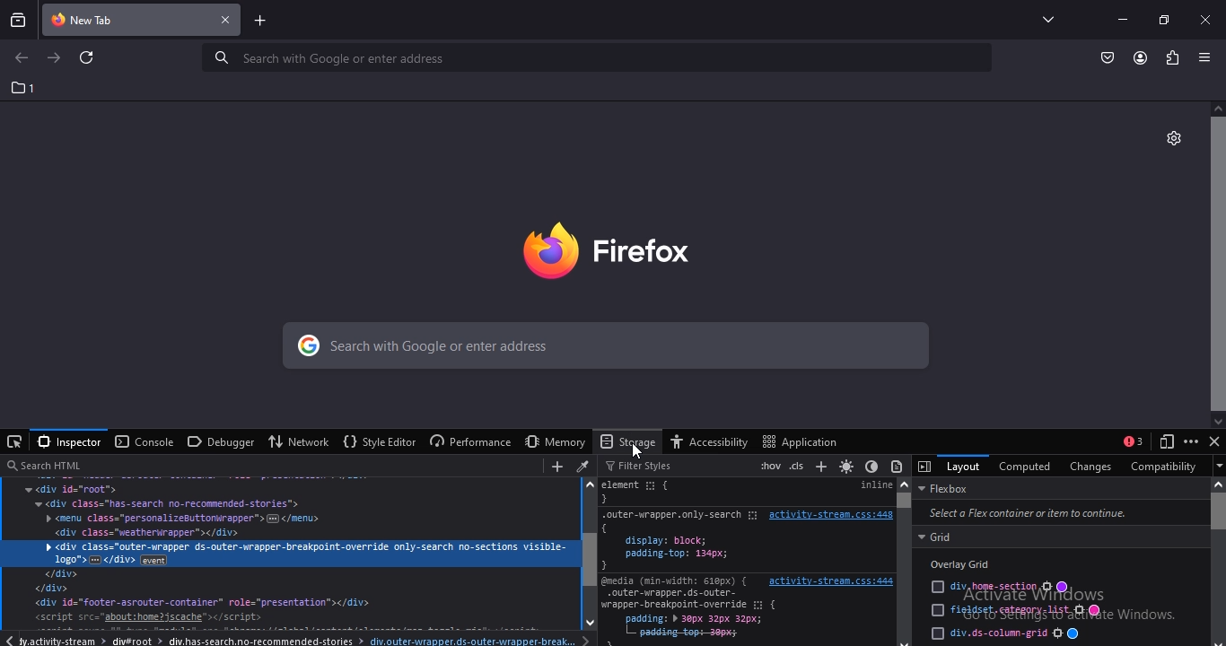  What do you see at coordinates (21, 58) in the screenshot?
I see `click to go to previous page` at bounding box center [21, 58].